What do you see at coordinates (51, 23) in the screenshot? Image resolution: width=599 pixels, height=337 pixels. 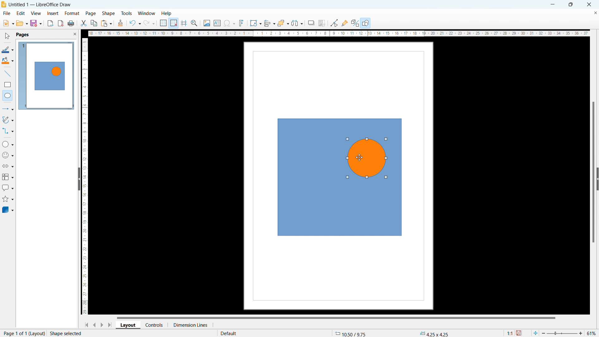 I see `export` at bounding box center [51, 23].